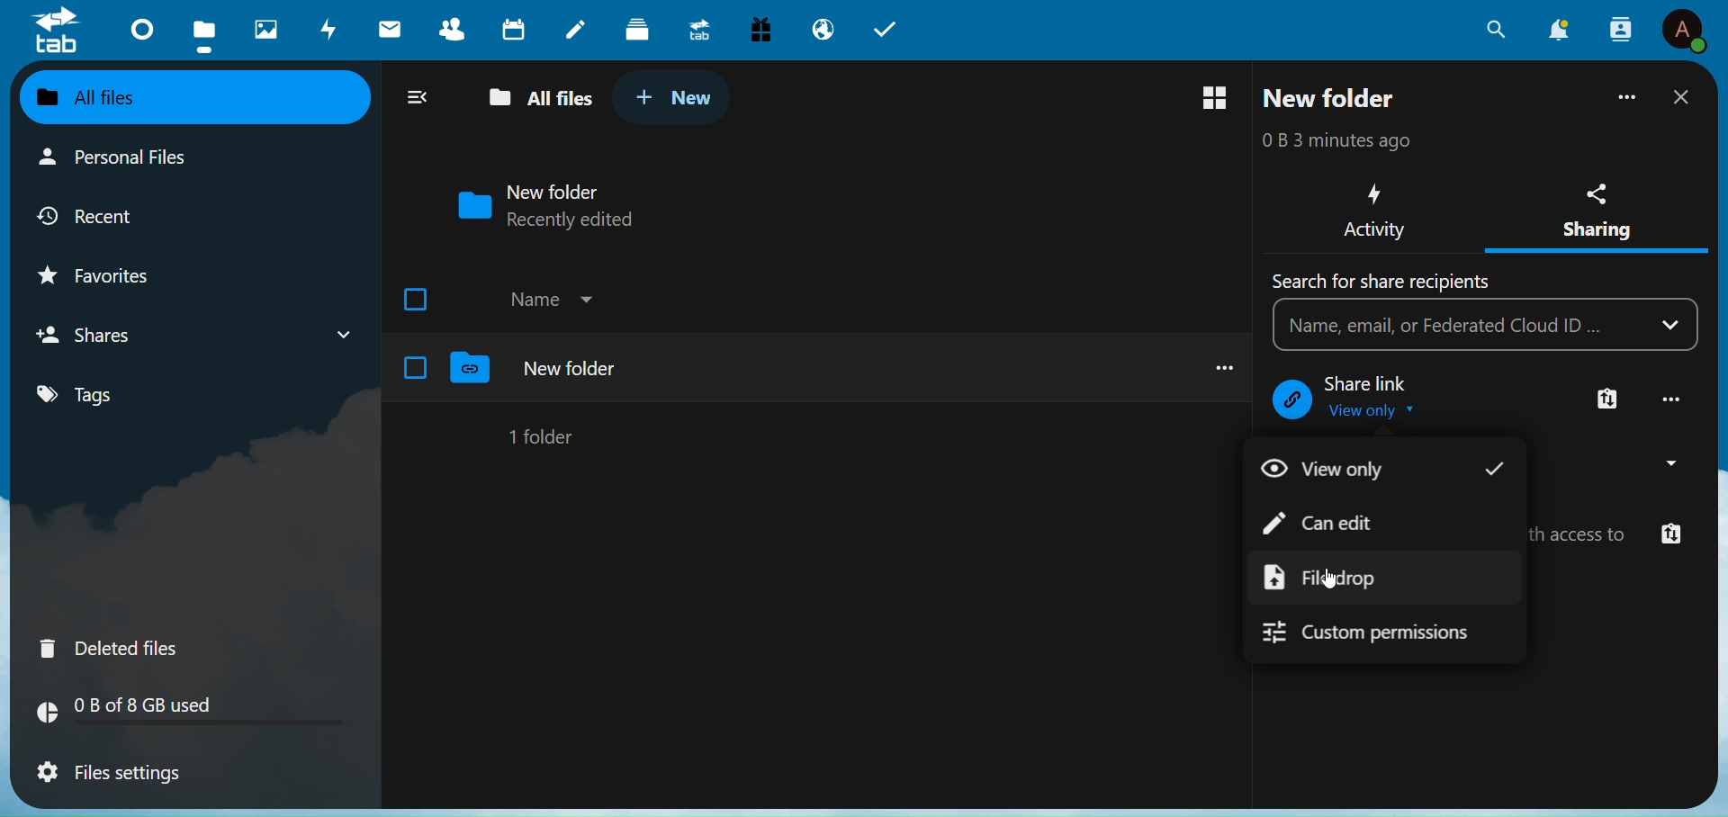 This screenshot has height=817, width=1728. What do you see at coordinates (1629, 96) in the screenshot?
I see ` More Options` at bounding box center [1629, 96].